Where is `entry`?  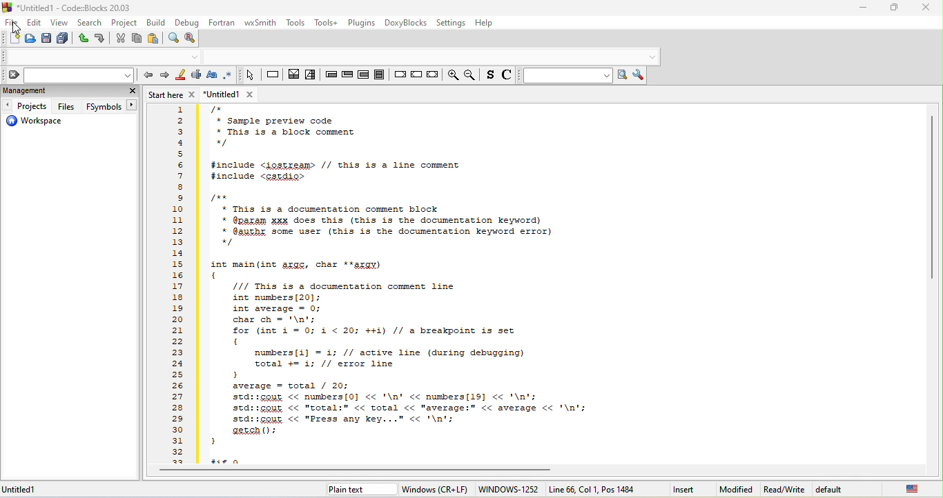
entry is located at coordinates (331, 77).